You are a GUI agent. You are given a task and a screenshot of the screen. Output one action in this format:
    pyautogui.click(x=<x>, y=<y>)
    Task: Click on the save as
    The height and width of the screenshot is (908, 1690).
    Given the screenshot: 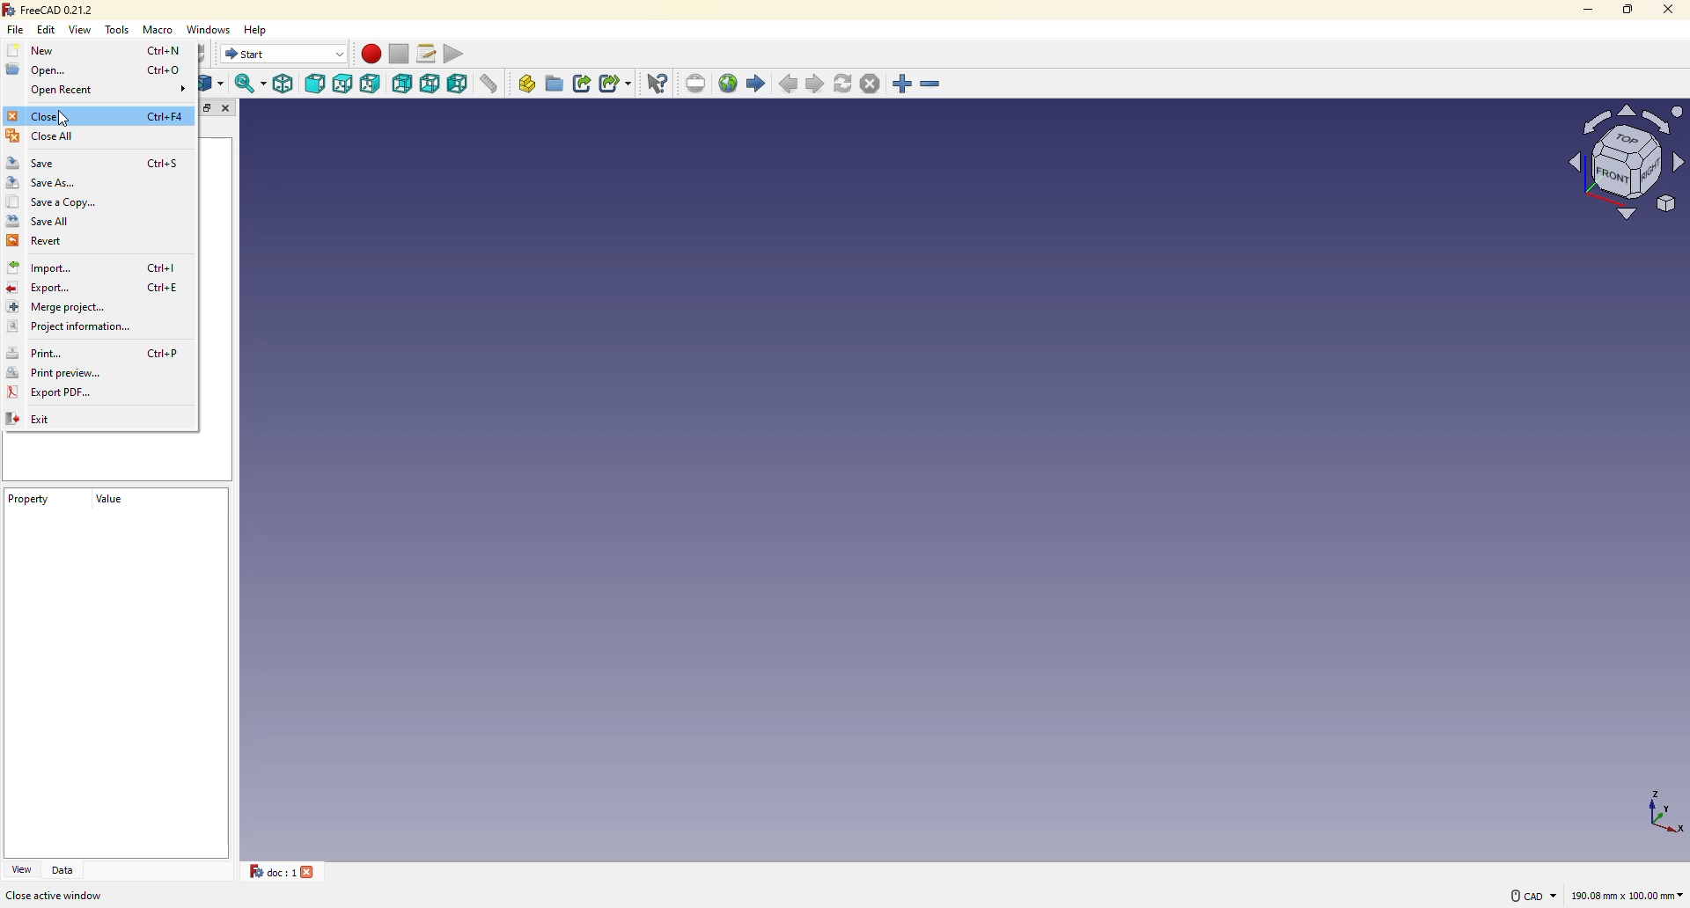 What is the action you would take?
    pyautogui.click(x=43, y=184)
    